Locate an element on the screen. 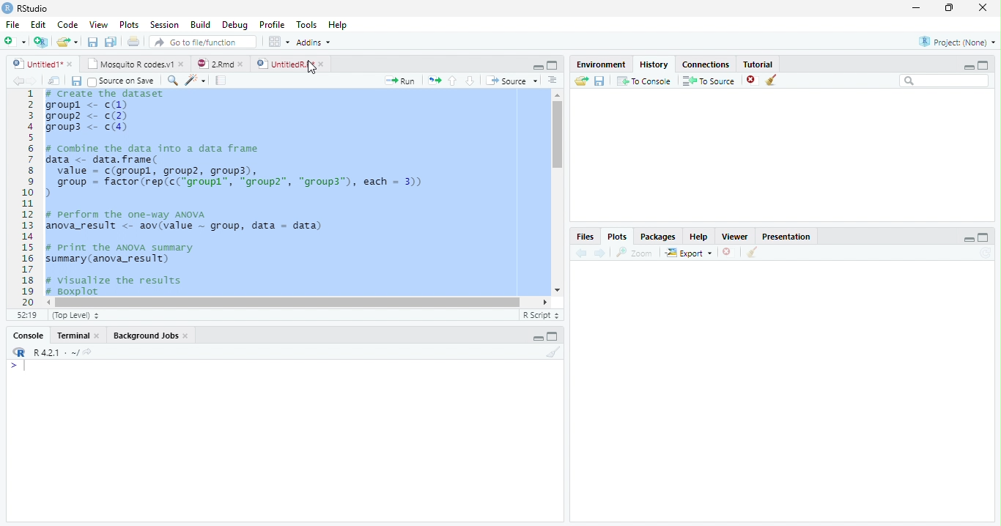 This screenshot has height=526, width=1001. Magic code is located at coordinates (196, 81).